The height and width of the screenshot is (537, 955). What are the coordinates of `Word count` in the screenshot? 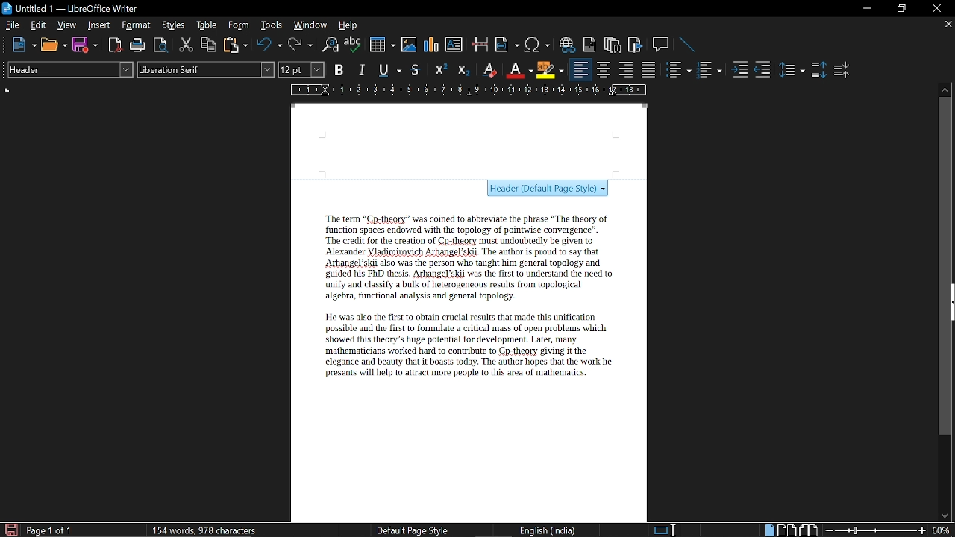 It's located at (220, 530).